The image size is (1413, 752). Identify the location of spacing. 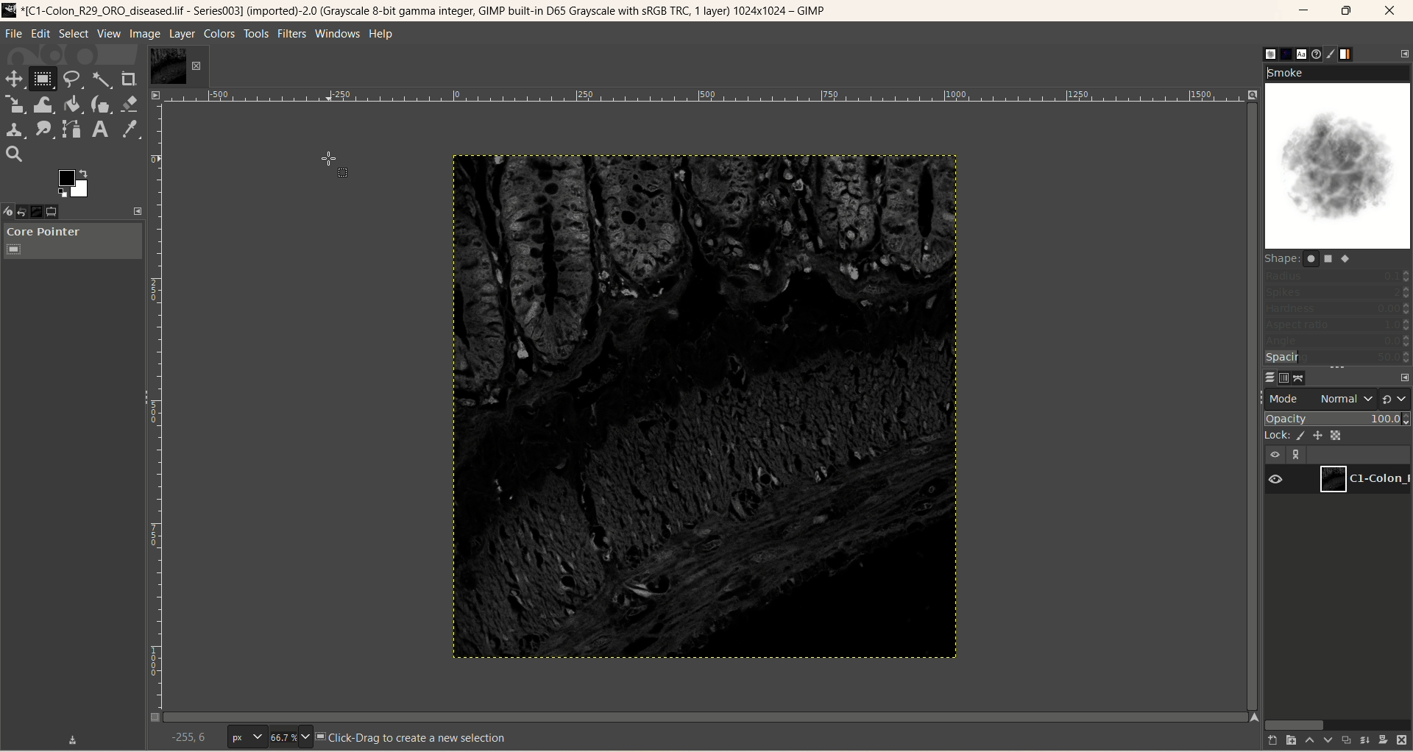
(1337, 358).